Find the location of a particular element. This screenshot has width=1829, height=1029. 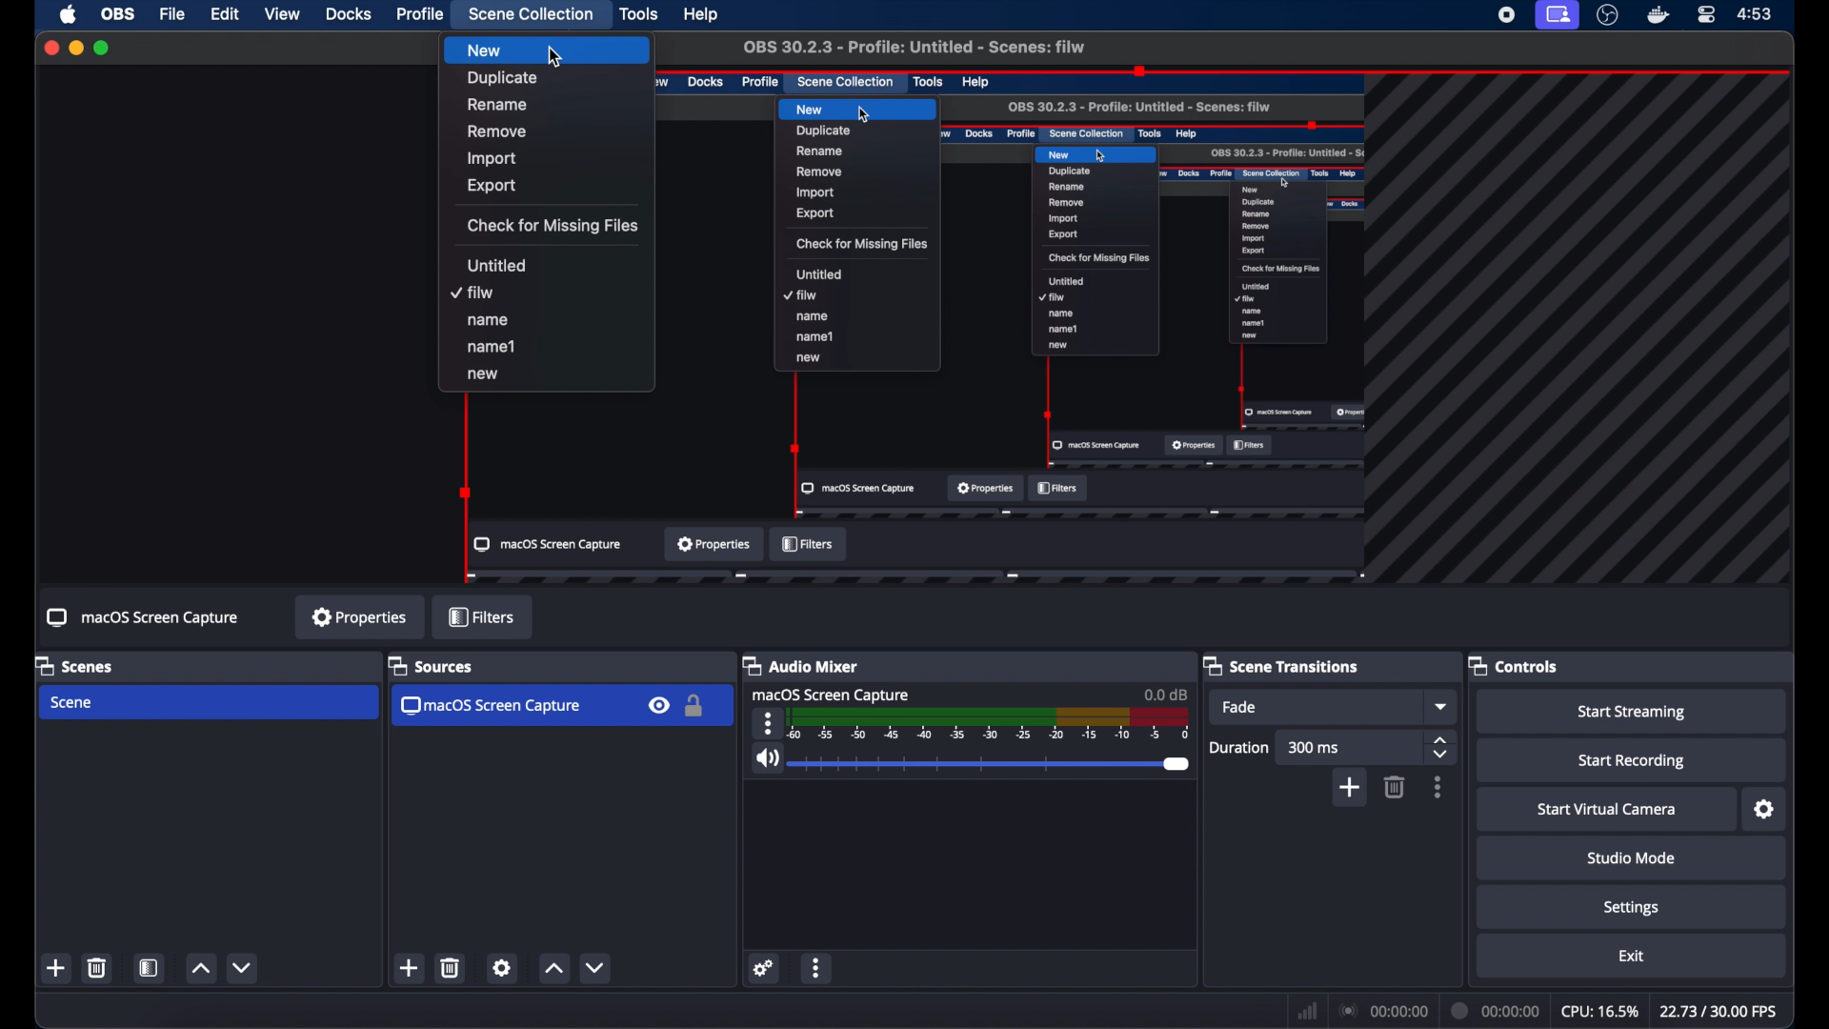

duration is located at coordinates (1239, 746).